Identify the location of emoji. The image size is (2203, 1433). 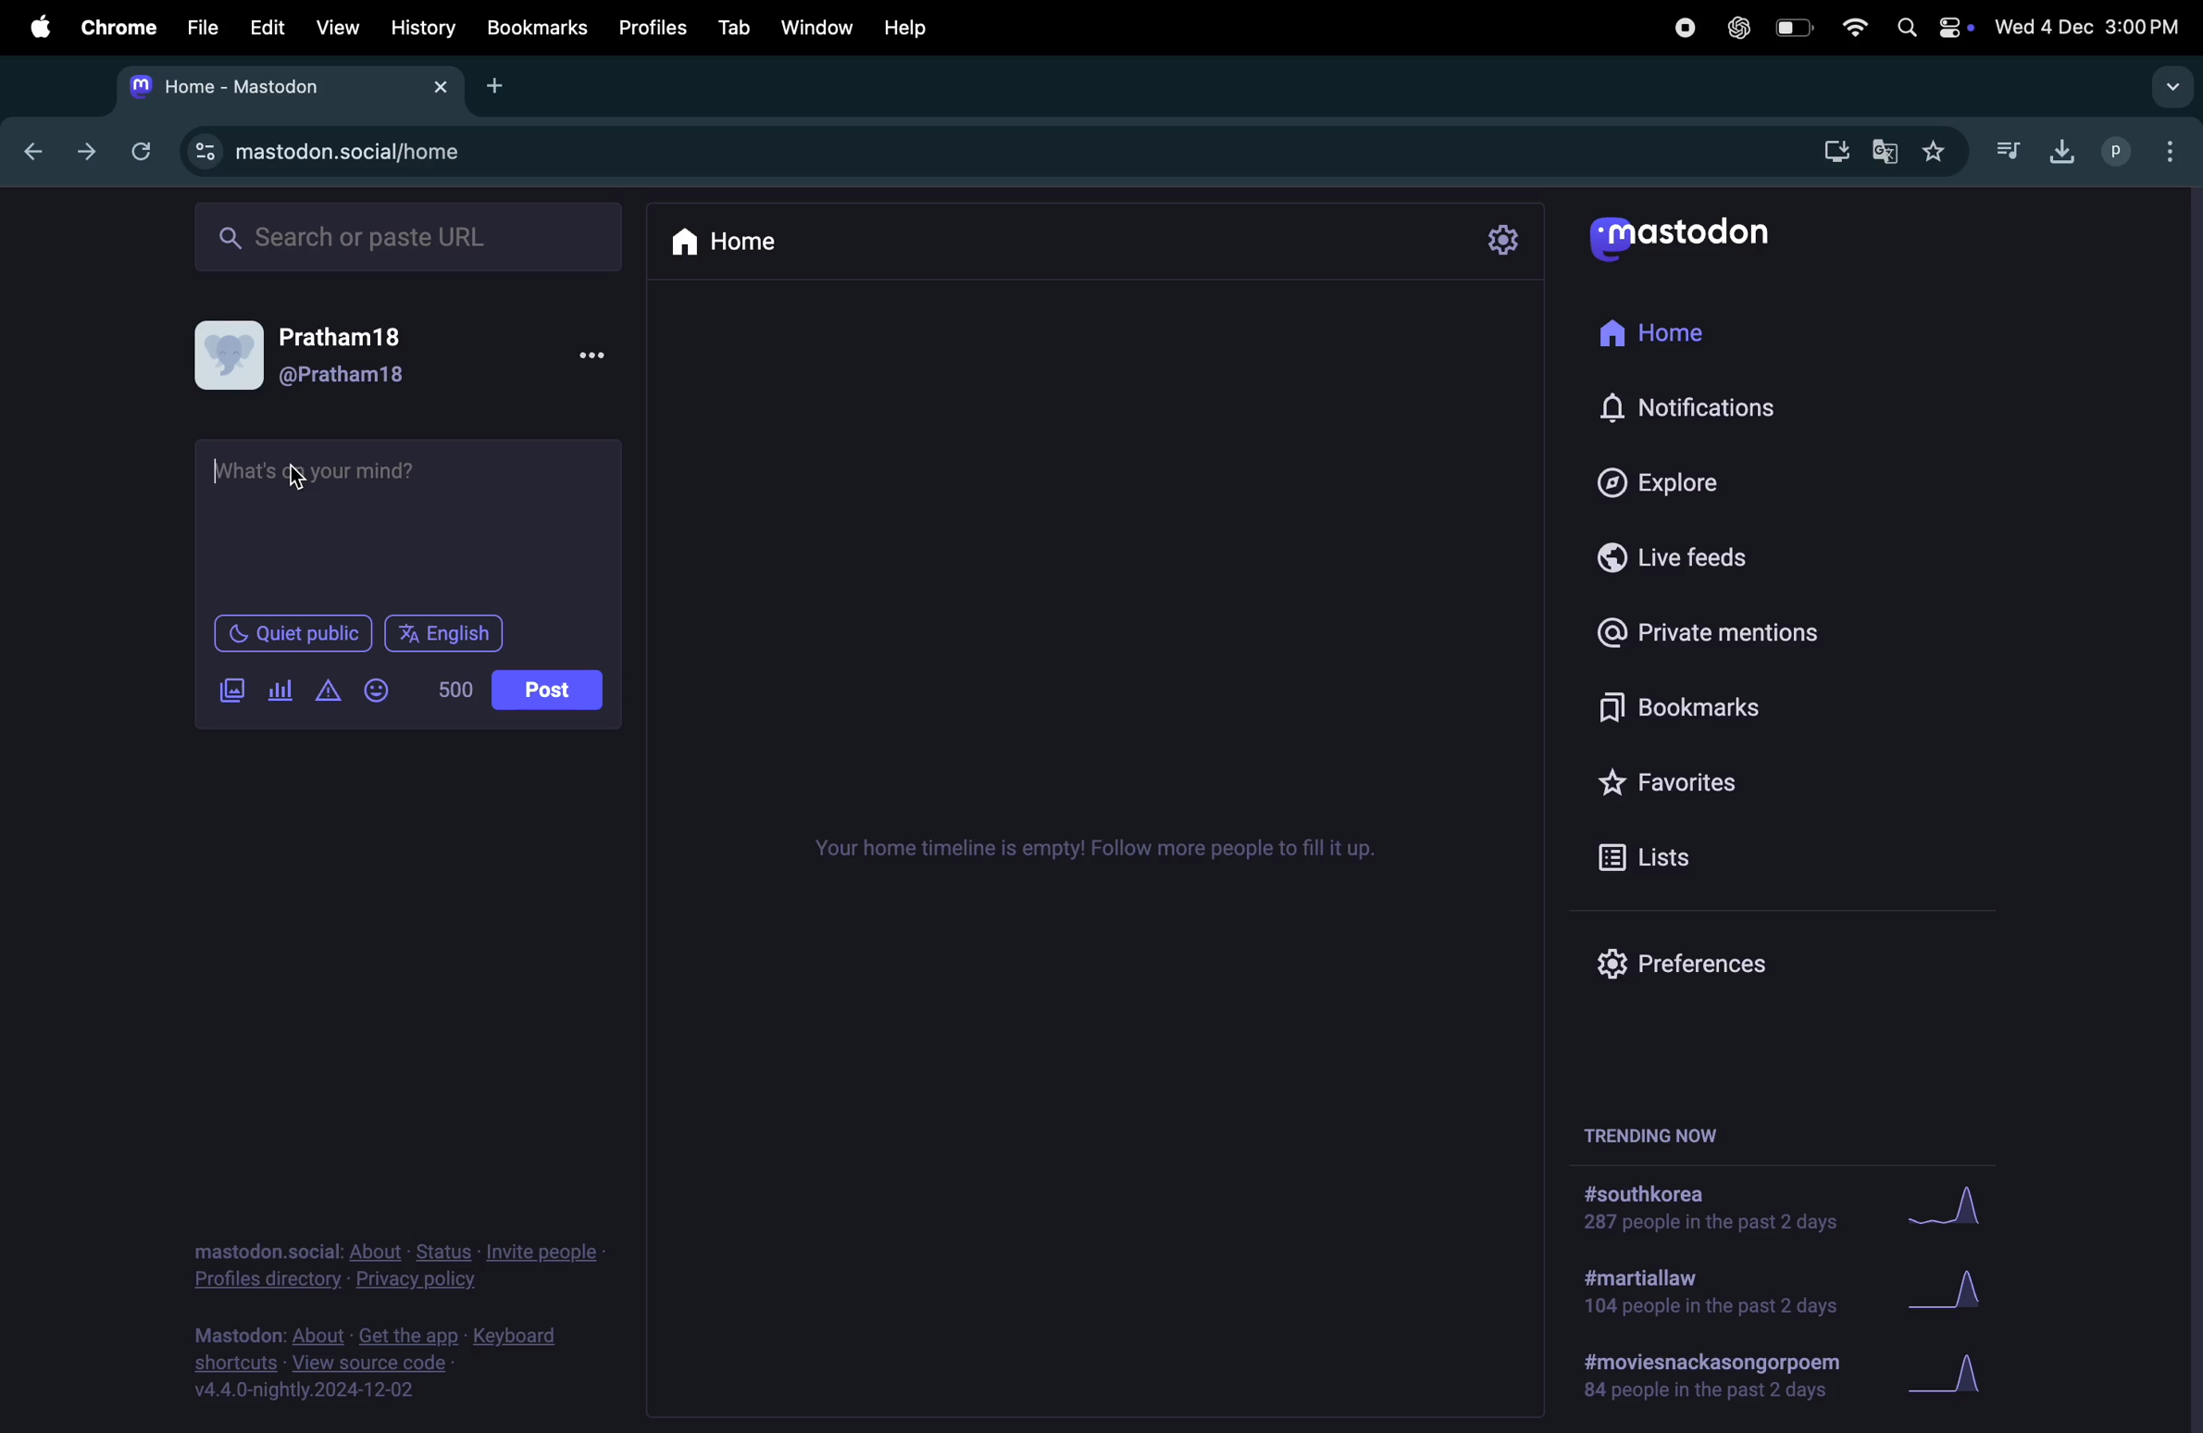
(383, 691).